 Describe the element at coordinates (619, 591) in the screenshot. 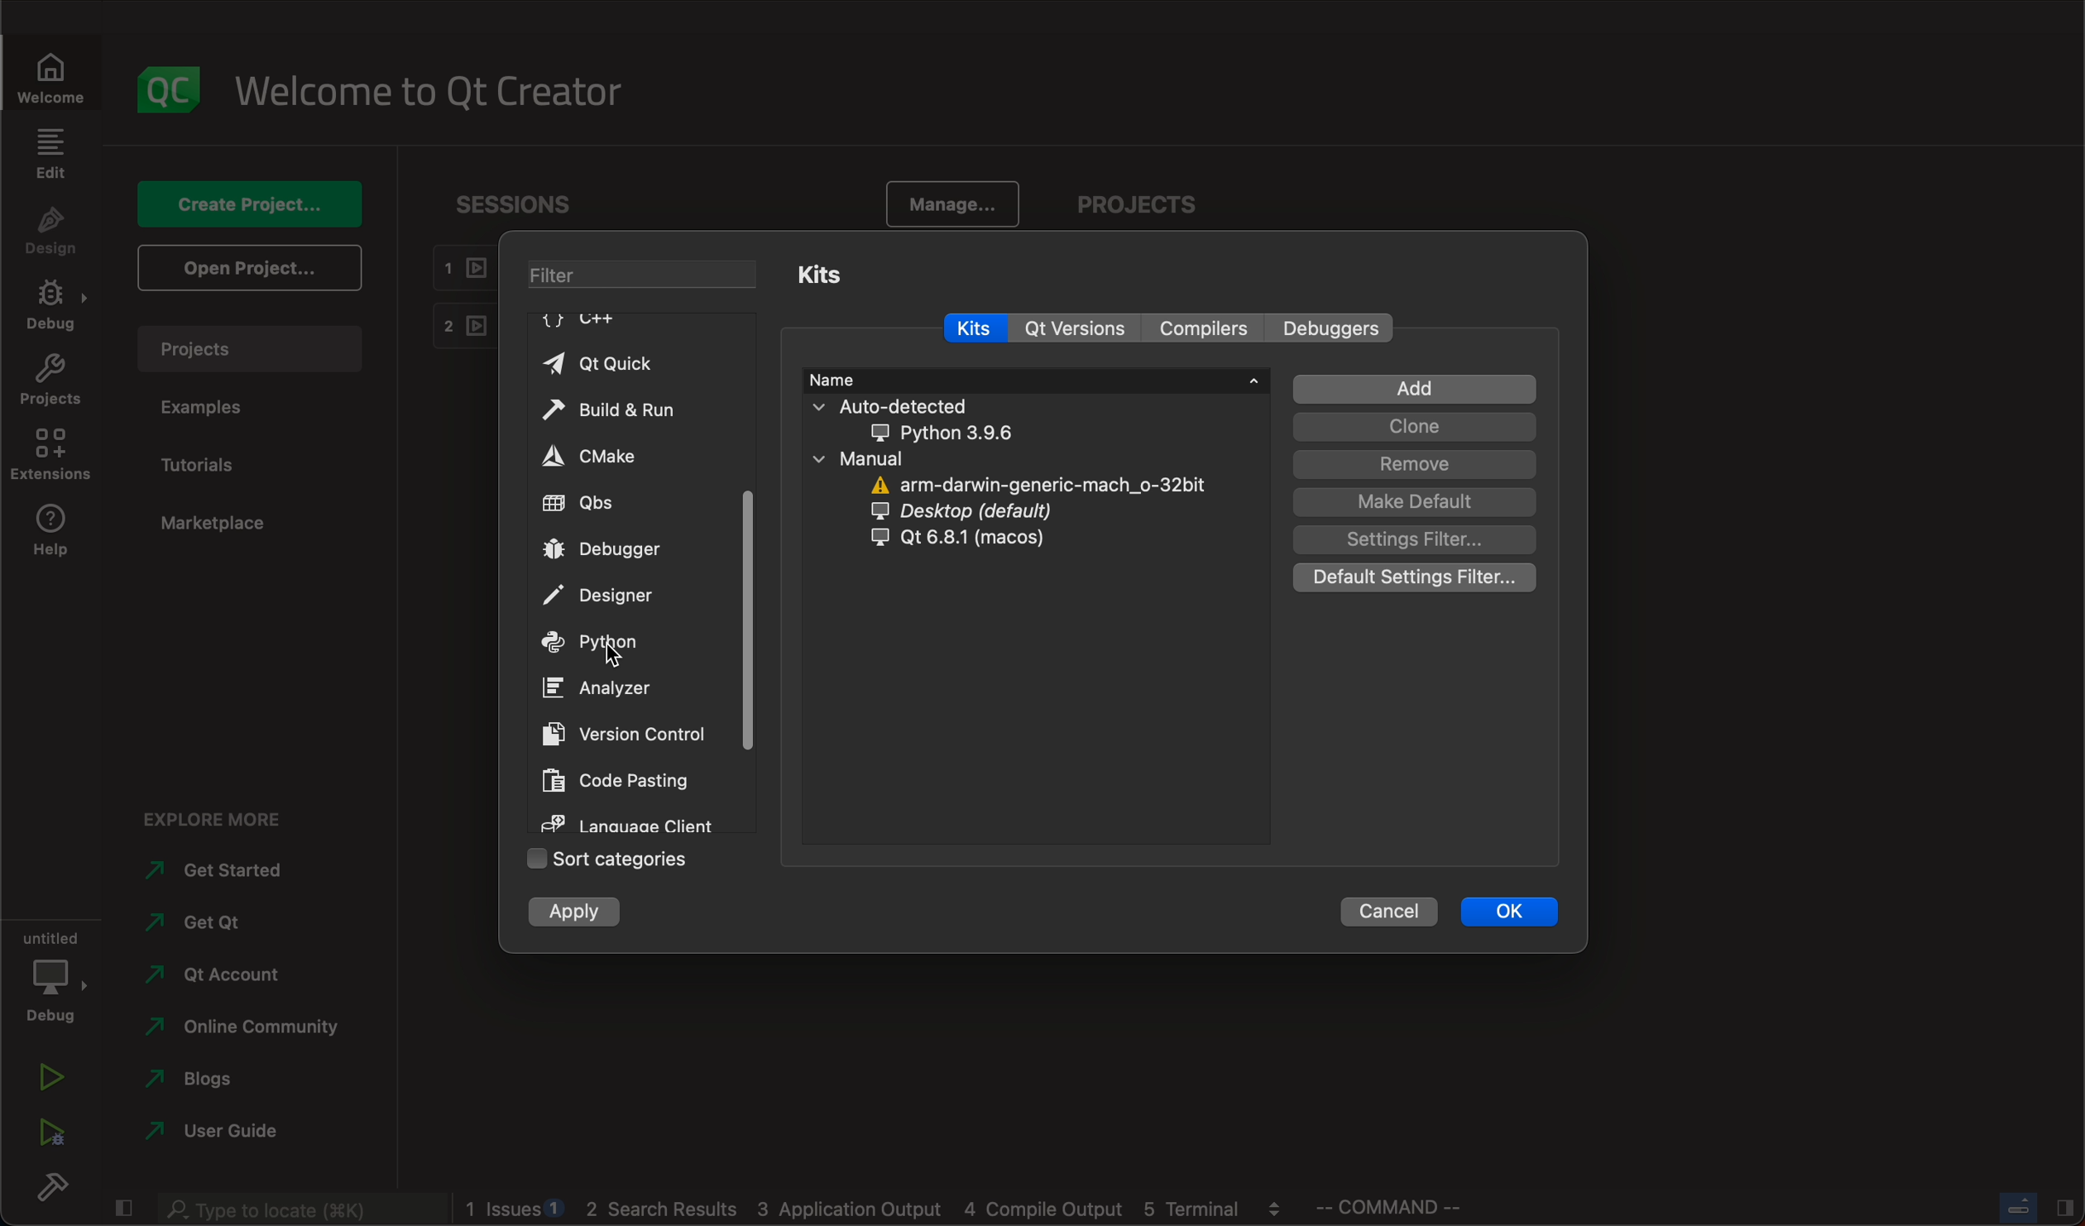

I see `designer` at that location.